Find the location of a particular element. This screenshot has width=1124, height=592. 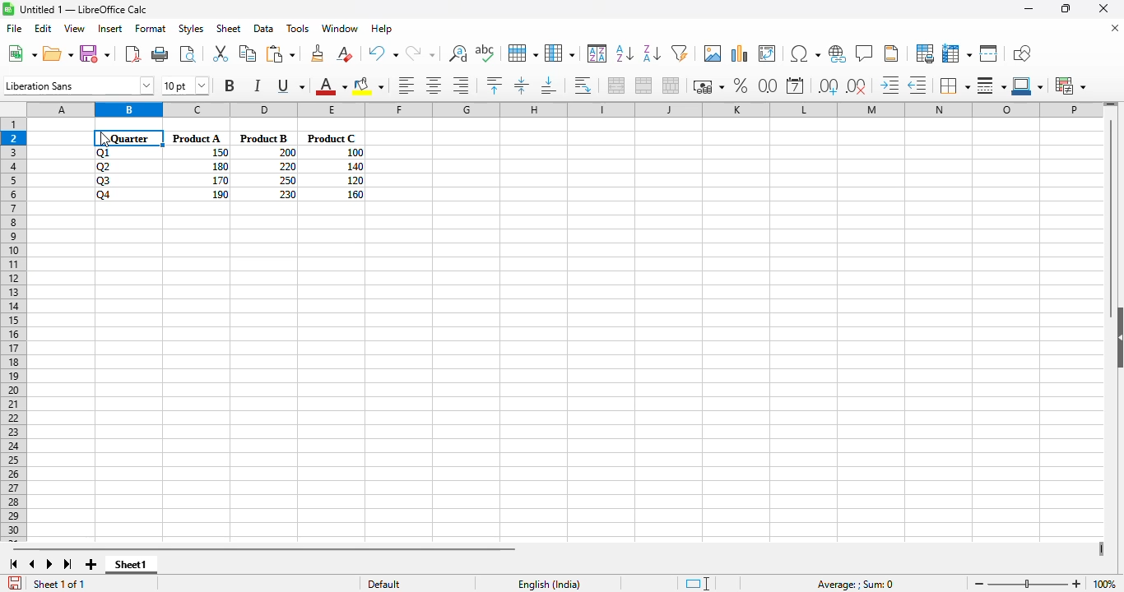

insert or edit pivot table is located at coordinates (768, 53).